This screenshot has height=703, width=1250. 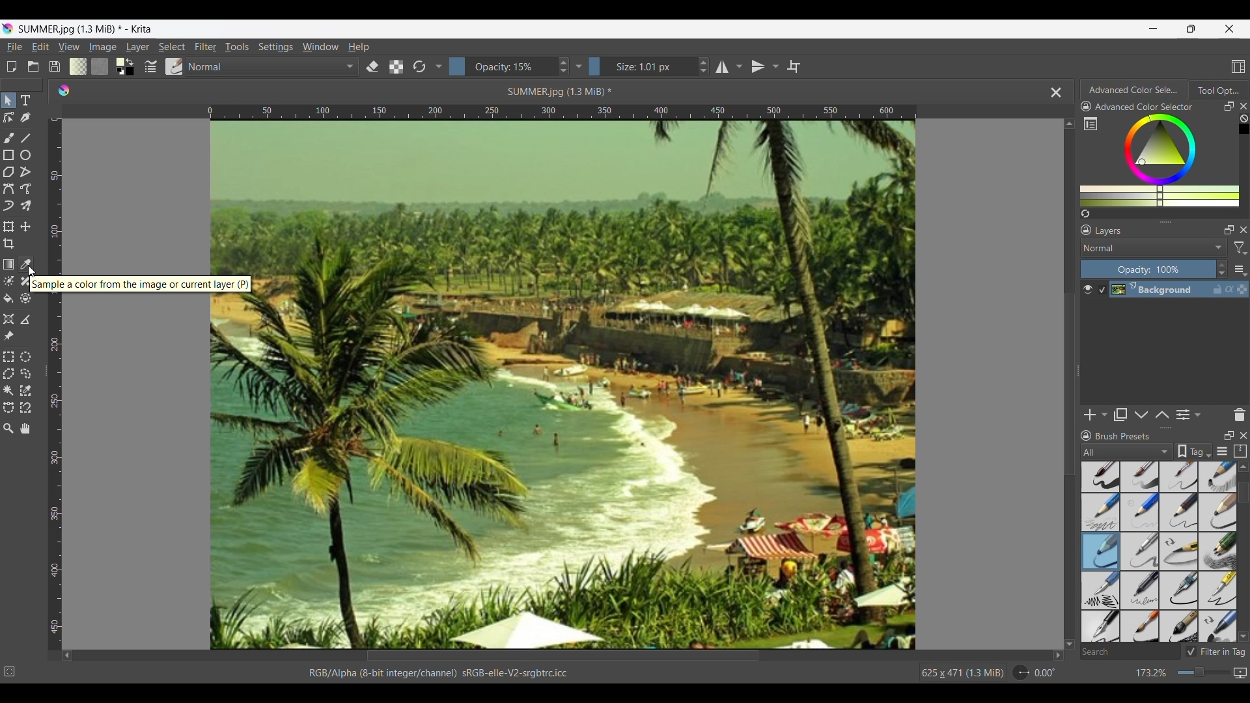 I want to click on Current file, so click(x=584, y=384).